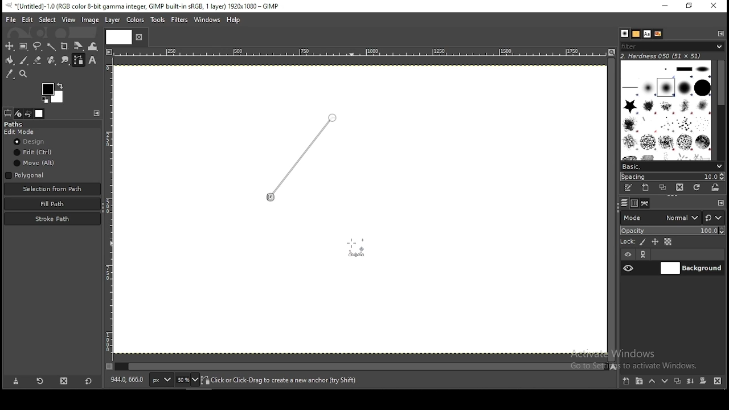 The image size is (729, 410). Describe the element at coordinates (655, 241) in the screenshot. I see `lock position and size` at that location.